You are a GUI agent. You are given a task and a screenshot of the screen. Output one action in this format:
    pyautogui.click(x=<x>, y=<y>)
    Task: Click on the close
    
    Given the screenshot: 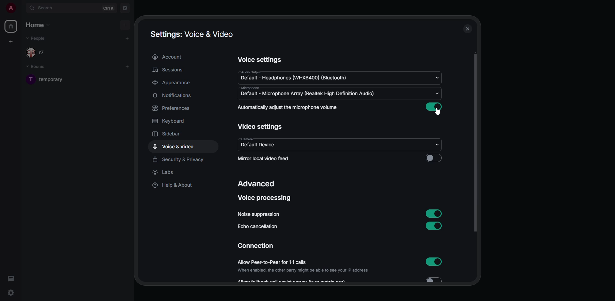 What is the action you would take?
    pyautogui.click(x=468, y=29)
    